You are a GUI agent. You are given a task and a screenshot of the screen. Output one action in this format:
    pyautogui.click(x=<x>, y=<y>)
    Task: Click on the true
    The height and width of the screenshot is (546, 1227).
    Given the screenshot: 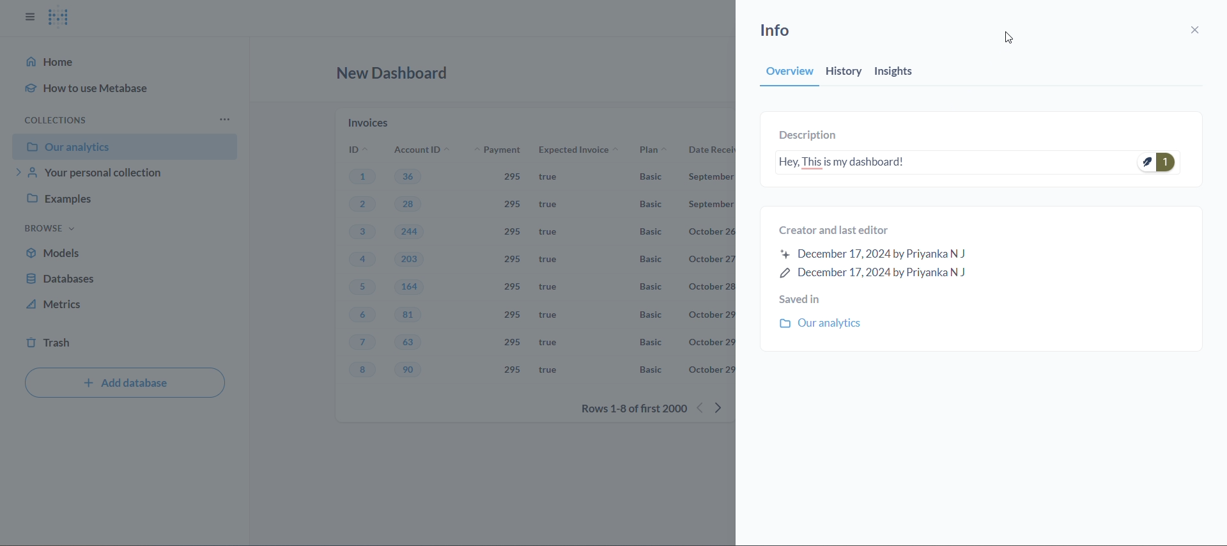 What is the action you would take?
    pyautogui.click(x=555, y=205)
    